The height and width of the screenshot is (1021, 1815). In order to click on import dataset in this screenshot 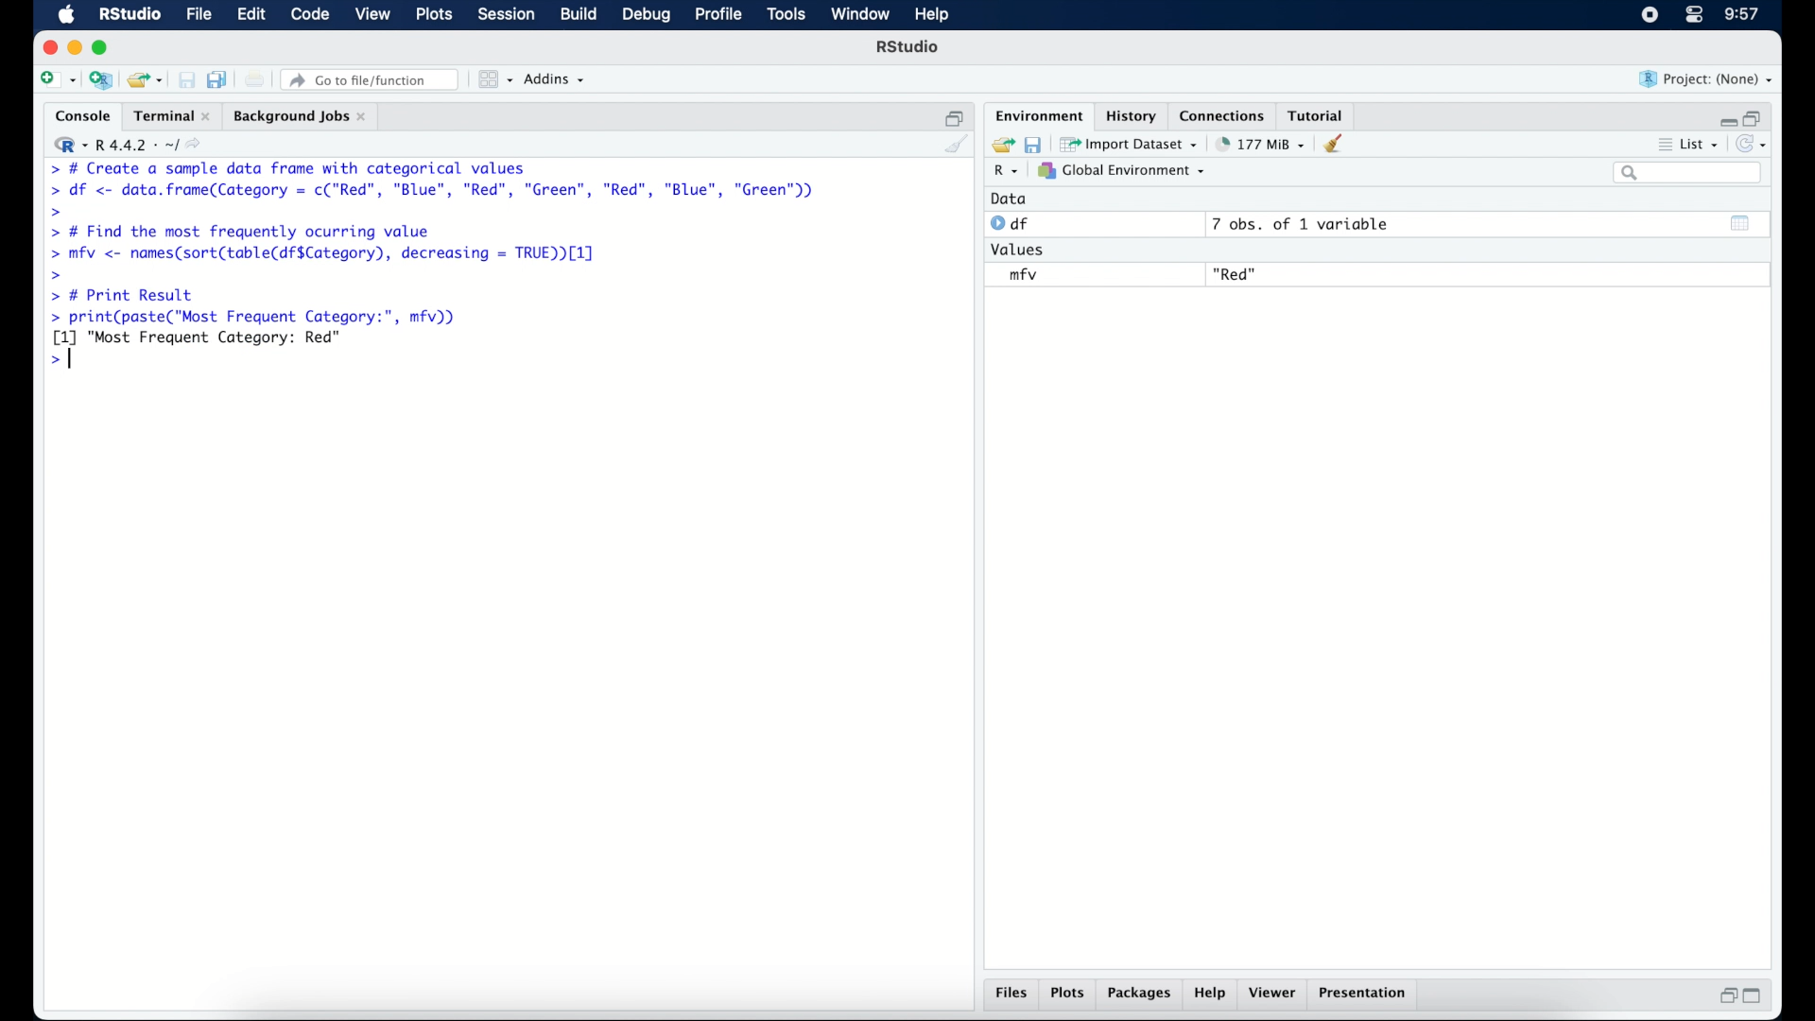, I will do `click(1131, 143)`.